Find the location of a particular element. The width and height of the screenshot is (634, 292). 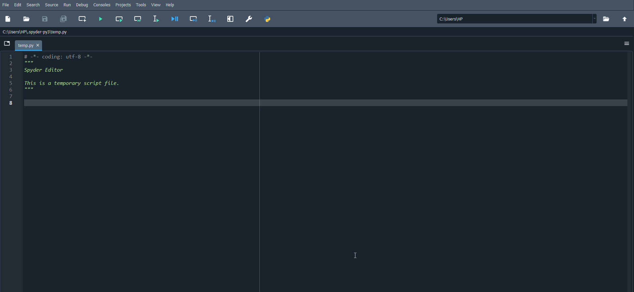

line numbers is located at coordinates (11, 80).